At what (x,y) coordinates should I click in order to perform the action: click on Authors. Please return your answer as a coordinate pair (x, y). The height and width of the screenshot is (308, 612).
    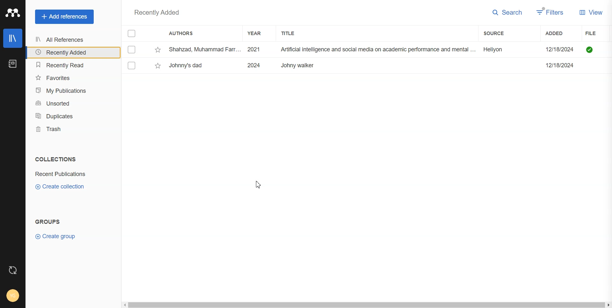
    Looking at the image, I should click on (184, 34).